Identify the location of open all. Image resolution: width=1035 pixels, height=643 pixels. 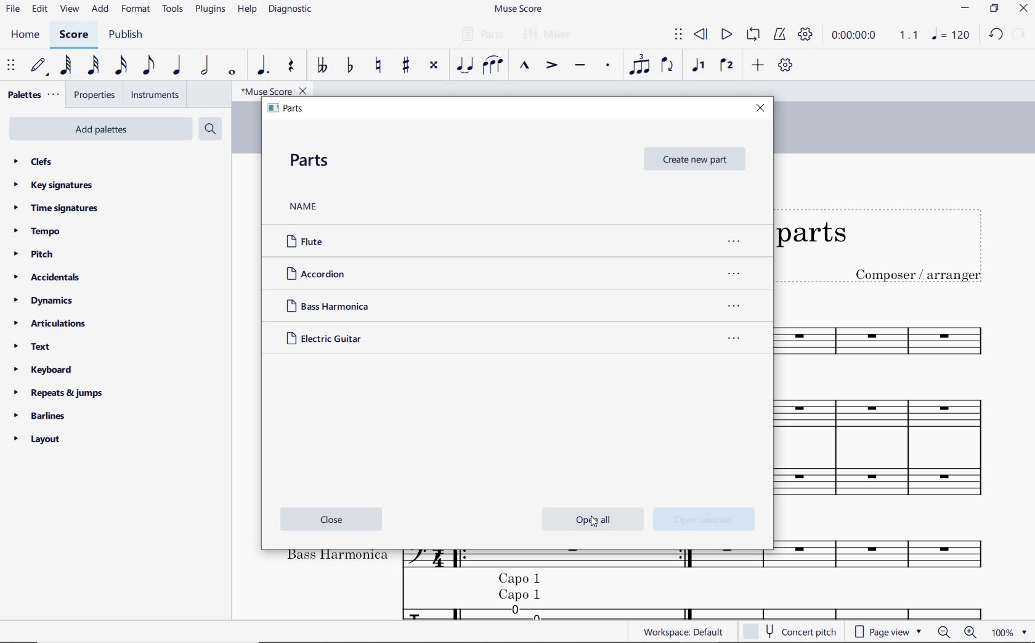
(593, 519).